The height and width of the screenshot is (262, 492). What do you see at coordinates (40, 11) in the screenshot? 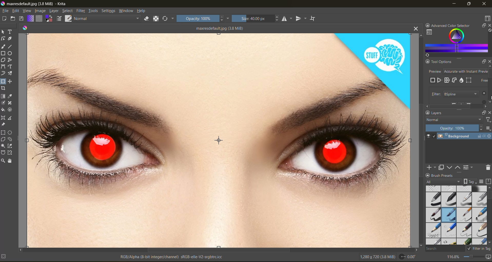
I see `image` at bounding box center [40, 11].